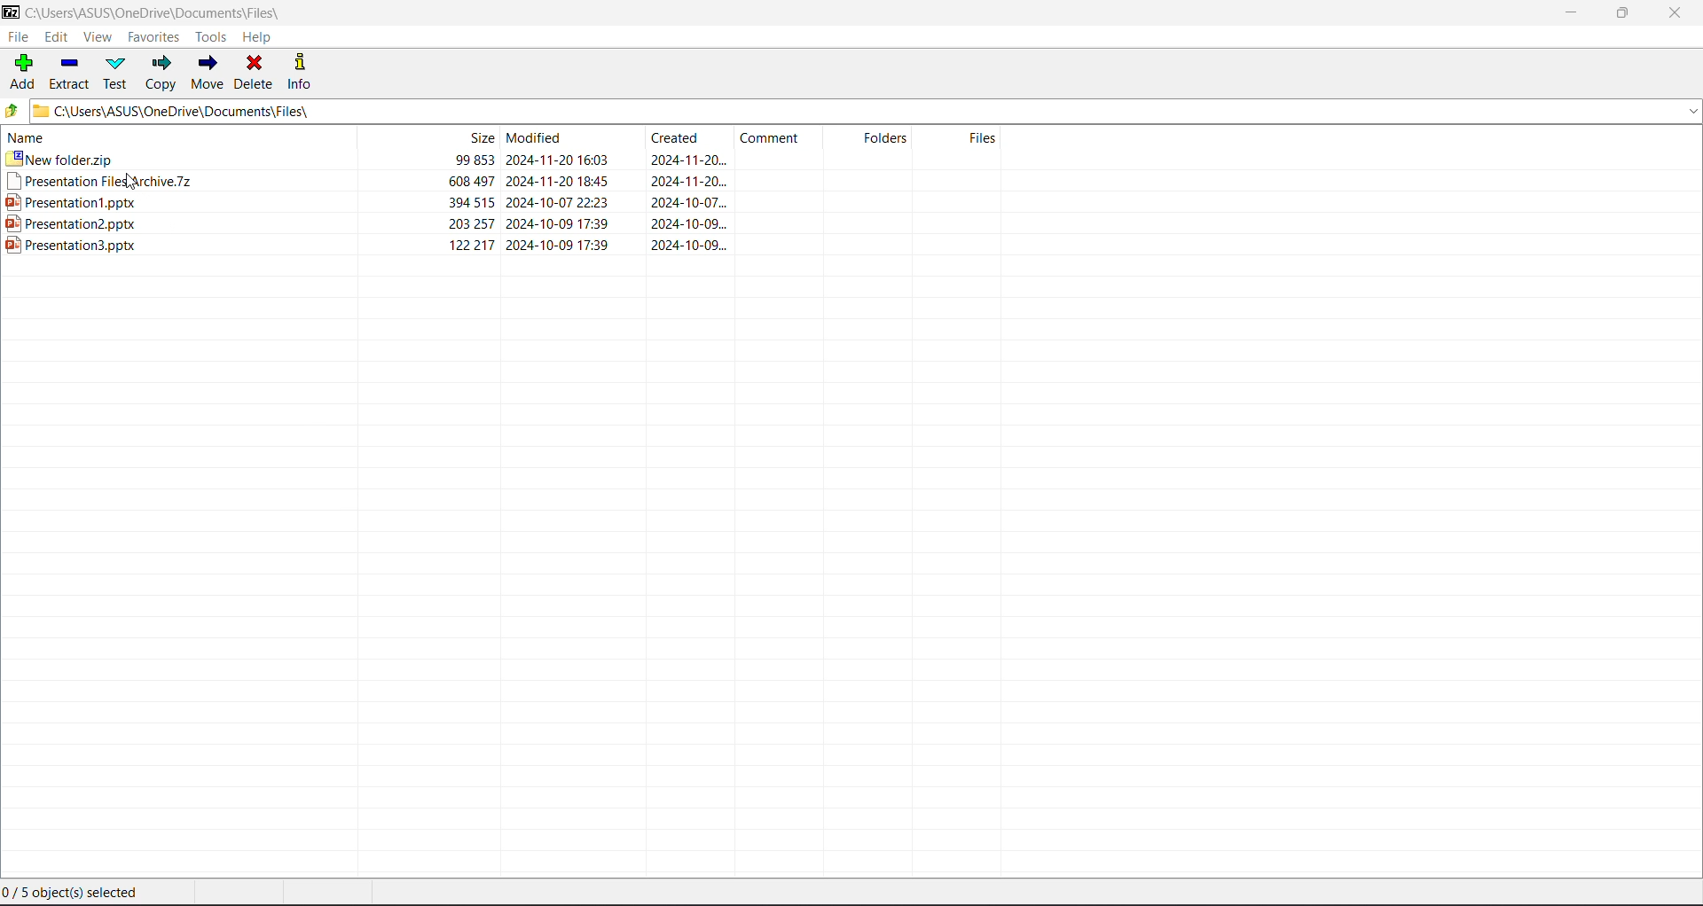  I want to click on Current Folder Path, so click(169, 11).